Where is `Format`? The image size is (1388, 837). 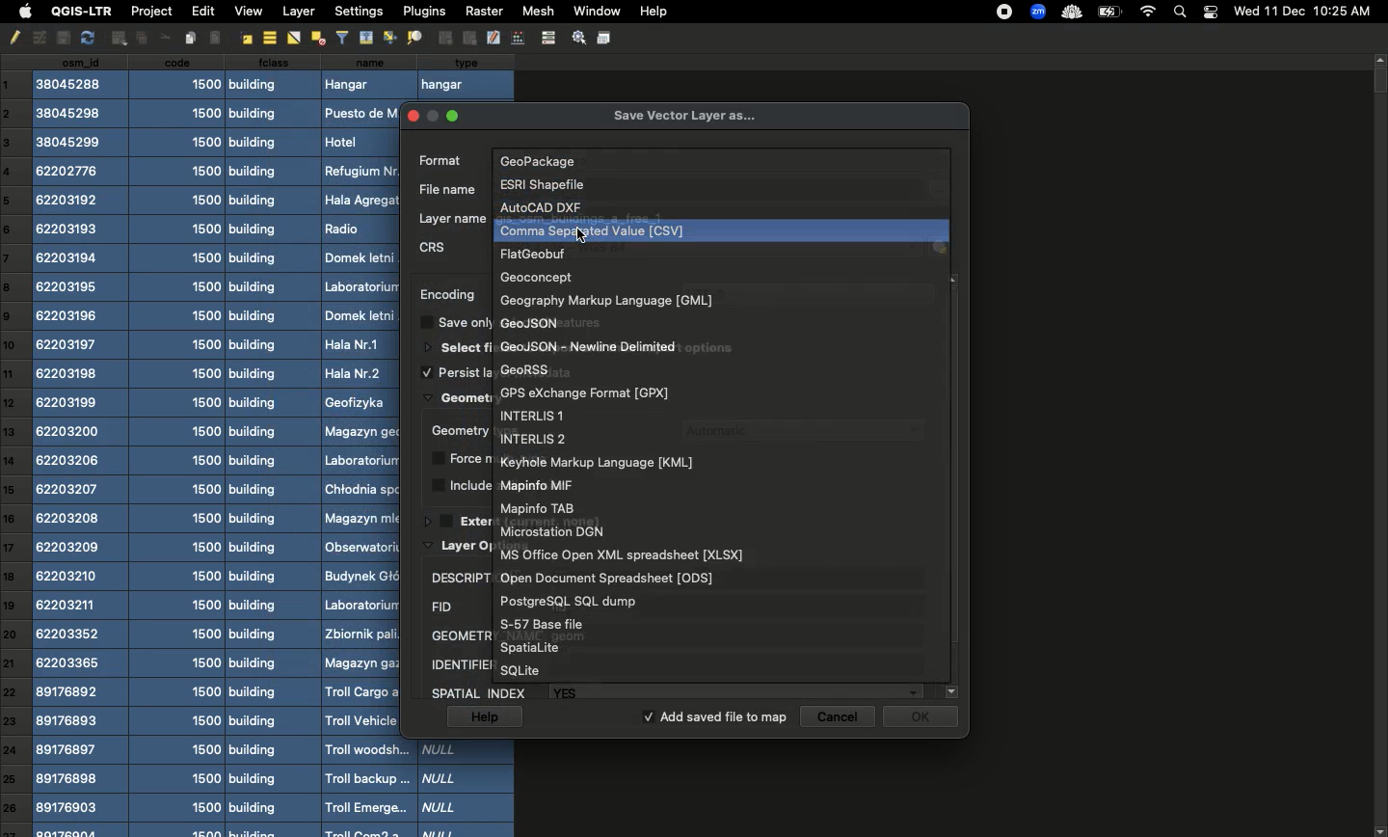
Format is located at coordinates (438, 160).